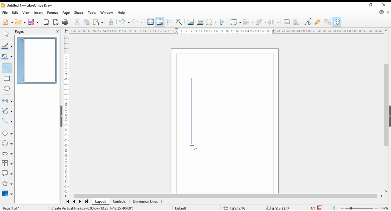  What do you see at coordinates (56, 22) in the screenshot?
I see `export as pdf` at bounding box center [56, 22].